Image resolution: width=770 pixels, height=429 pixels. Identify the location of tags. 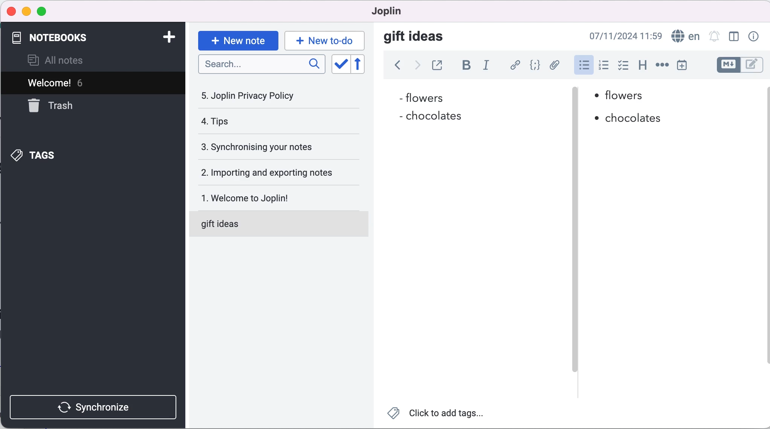
(41, 155).